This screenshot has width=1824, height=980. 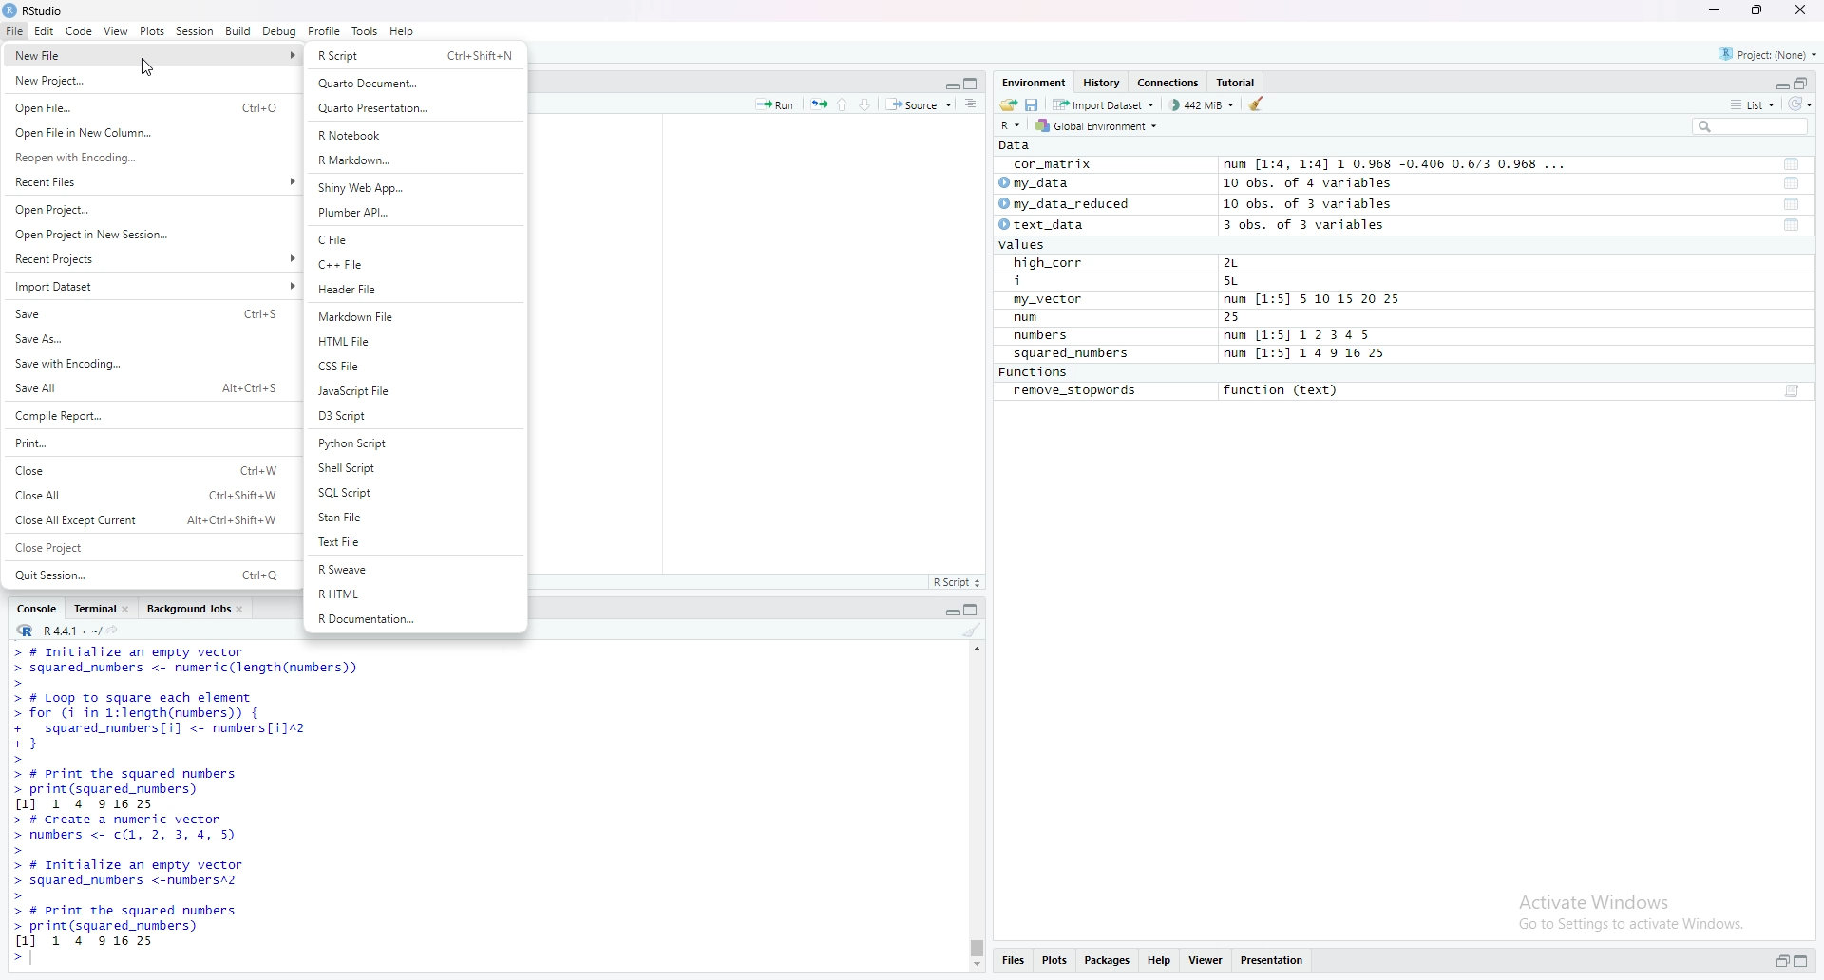 I want to click on Build, so click(x=238, y=33).